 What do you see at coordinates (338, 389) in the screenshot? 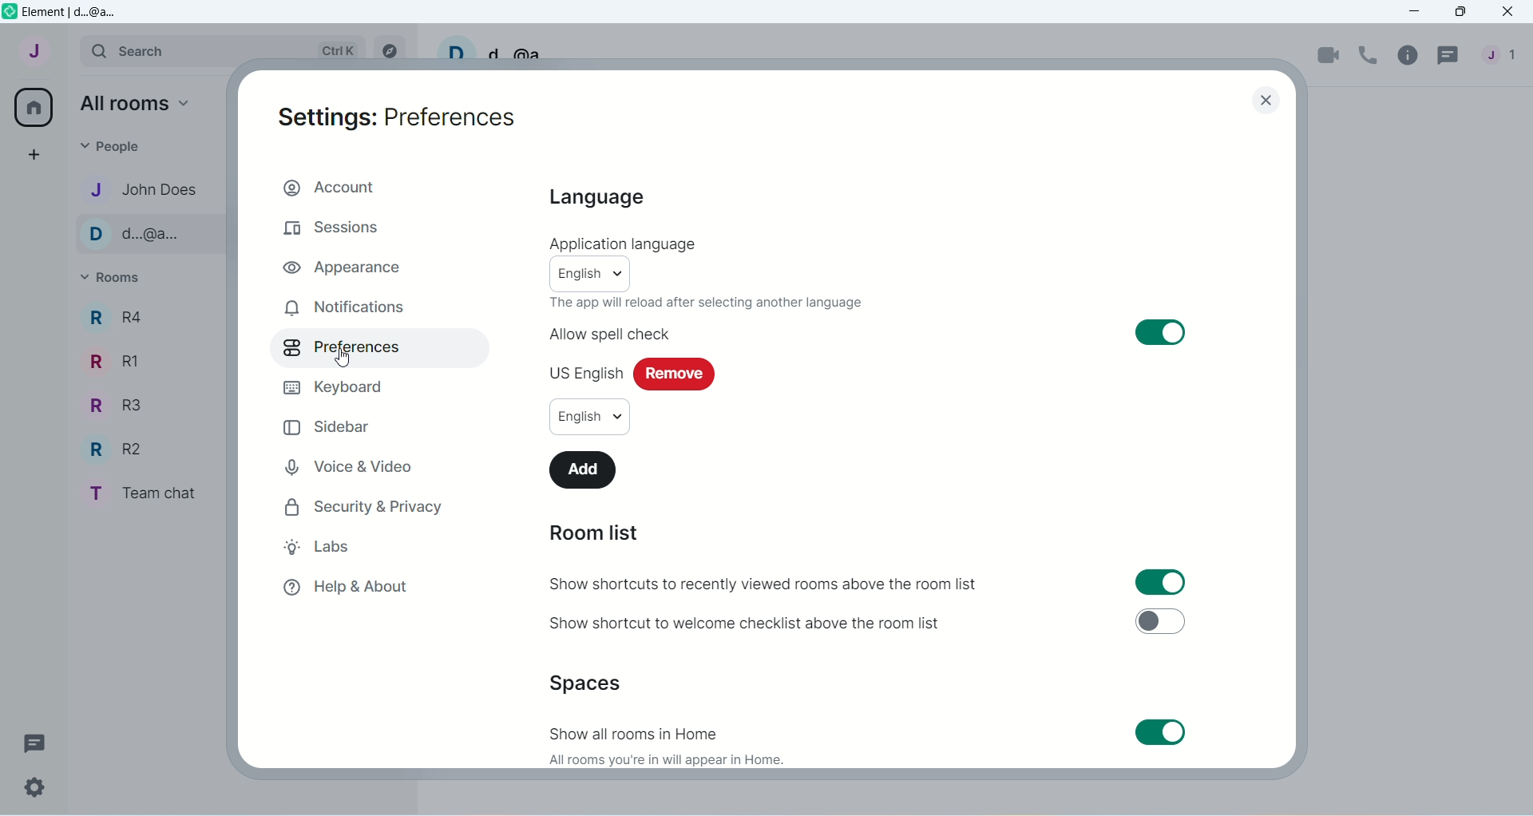
I see `Keyboard` at bounding box center [338, 389].